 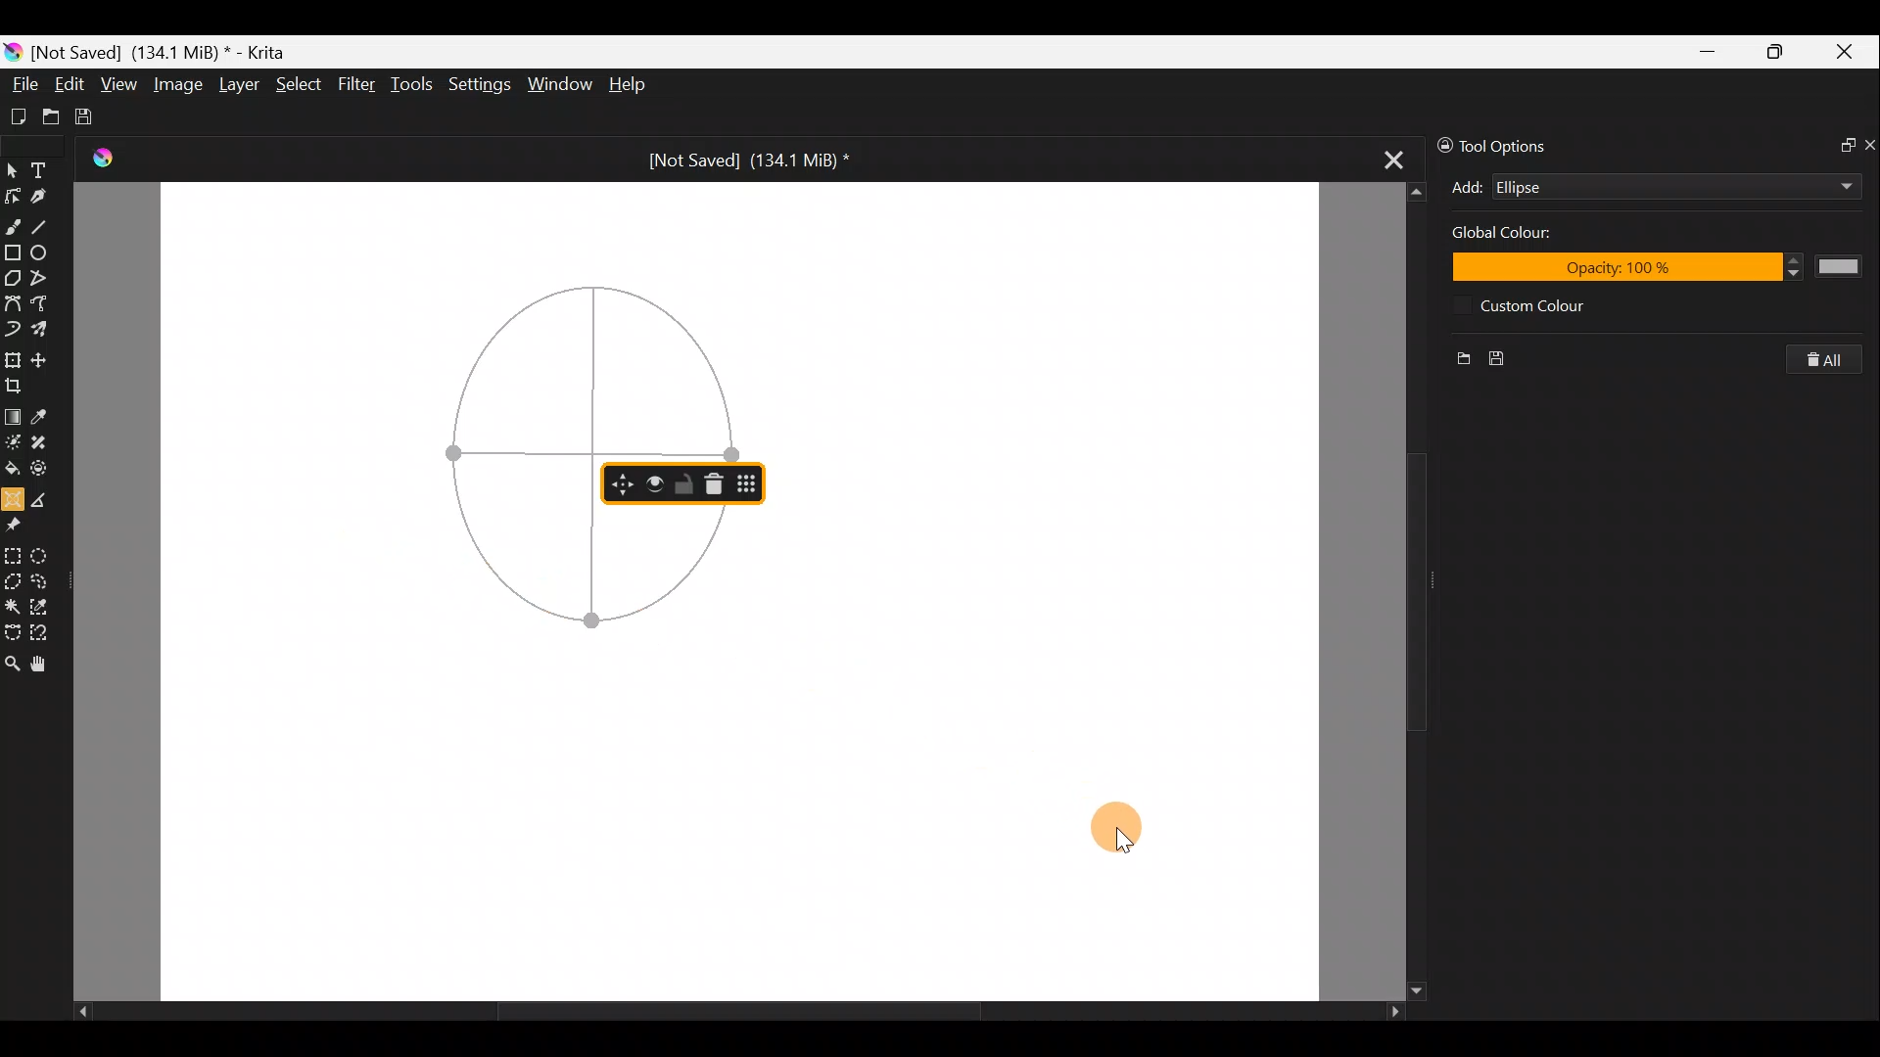 I want to click on Lock/unlock, so click(x=682, y=483).